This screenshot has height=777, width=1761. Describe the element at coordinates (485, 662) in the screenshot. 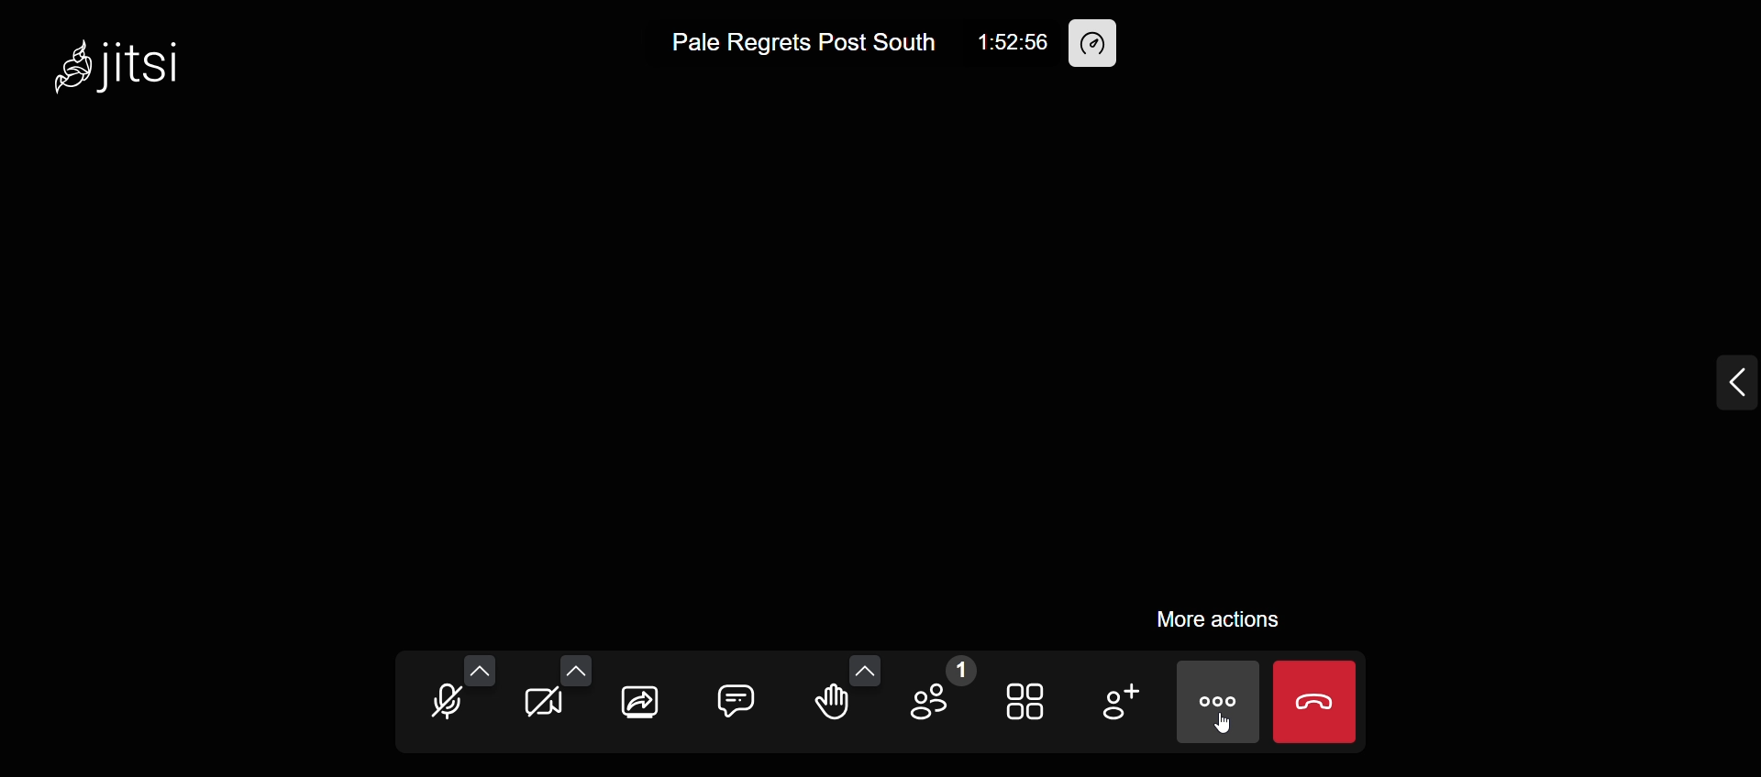

I see `audio setting` at that location.